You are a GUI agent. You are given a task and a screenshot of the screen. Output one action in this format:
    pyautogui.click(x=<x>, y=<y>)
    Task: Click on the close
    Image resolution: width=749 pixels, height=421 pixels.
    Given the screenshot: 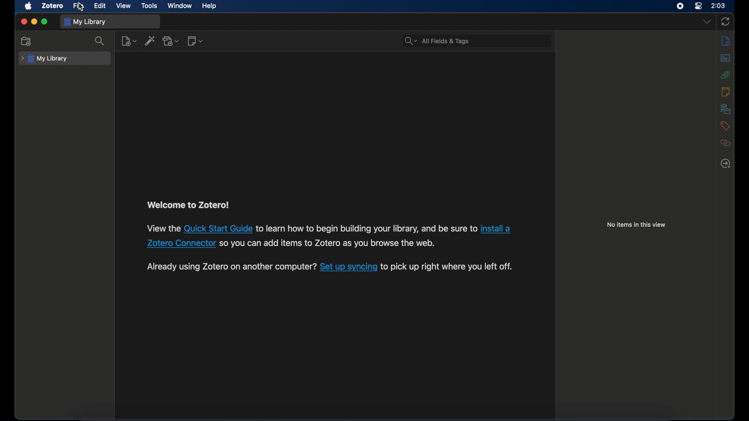 What is the action you would take?
    pyautogui.click(x=24, y=22)
    